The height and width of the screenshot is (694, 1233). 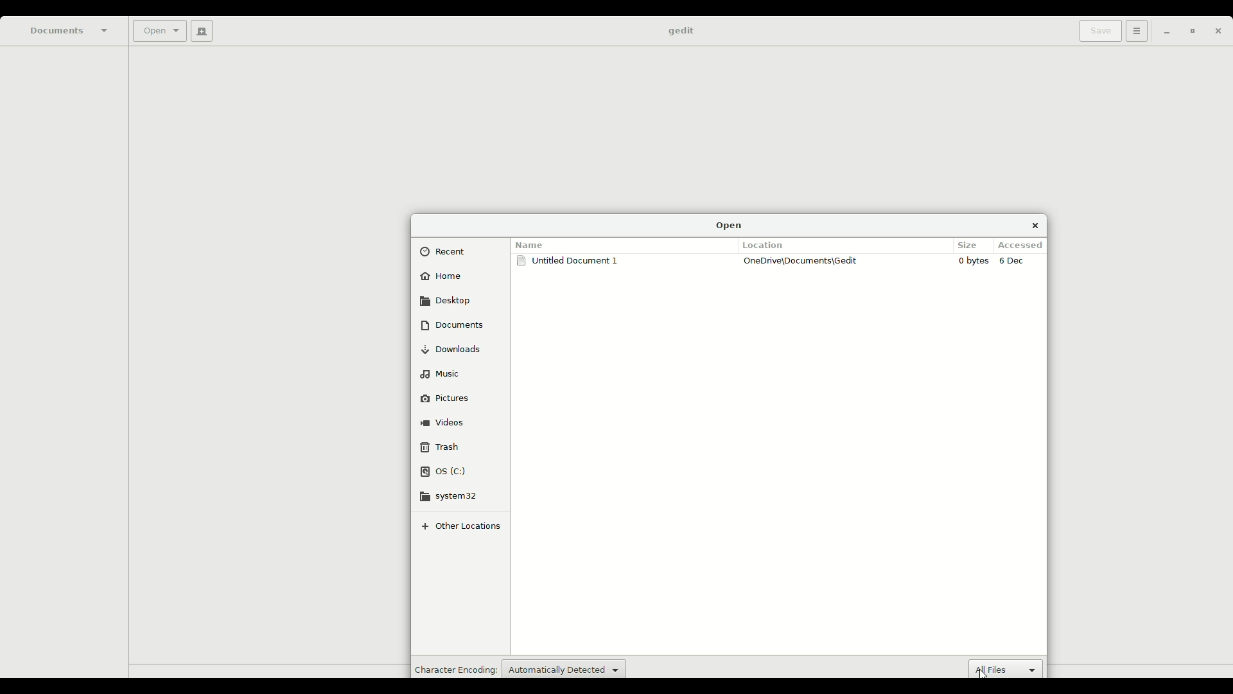 What do you see at coordinates (465, 526) in the screenshot?
I see `Other locations` at bounding box center [465, 526].